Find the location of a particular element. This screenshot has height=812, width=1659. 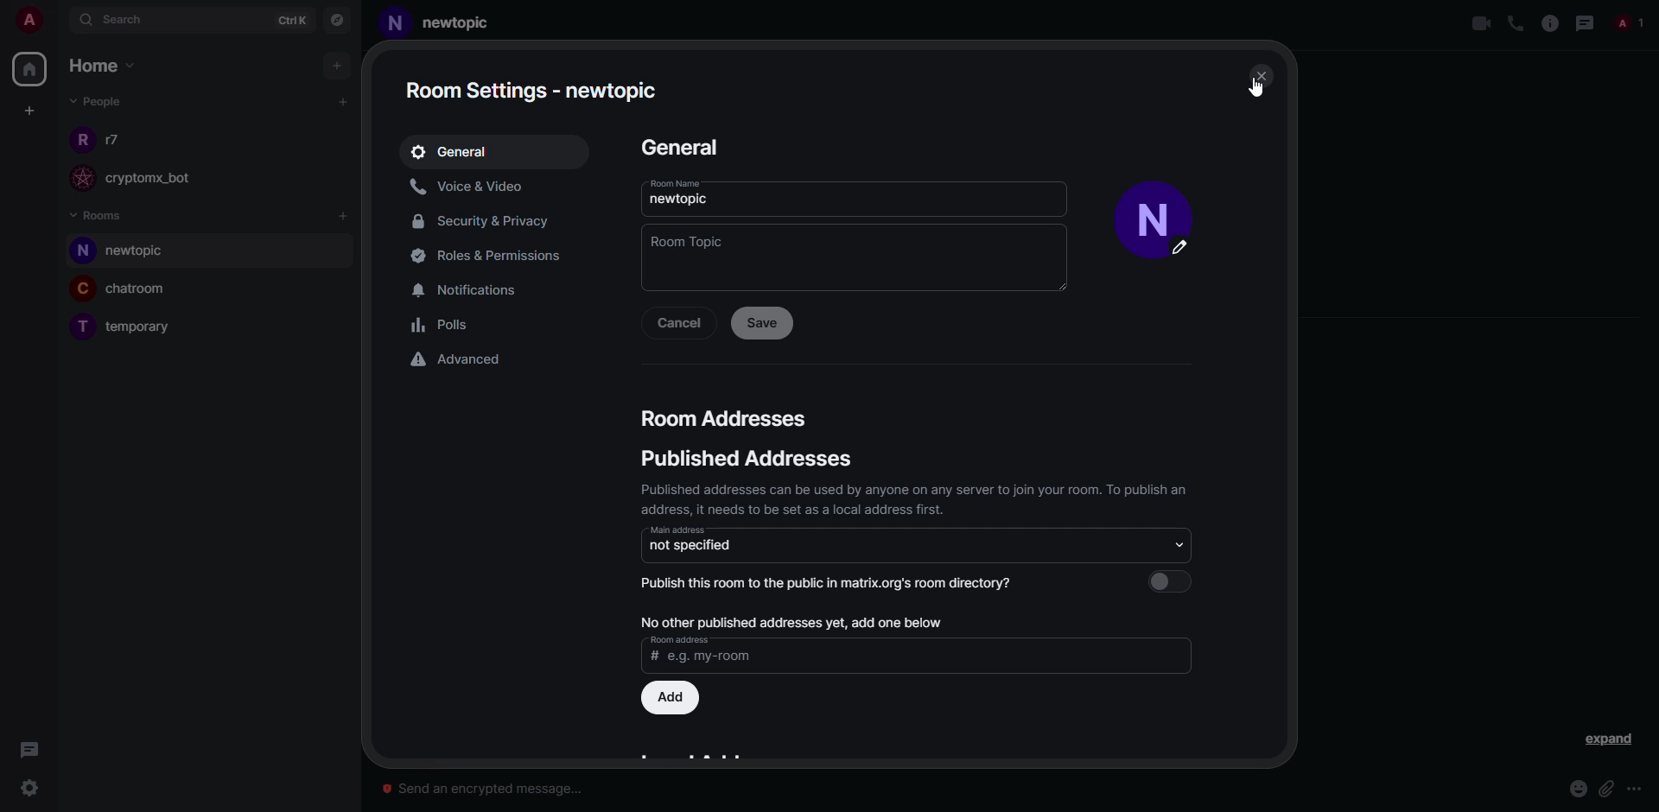

room name changed is located at coordinates (535, 90).